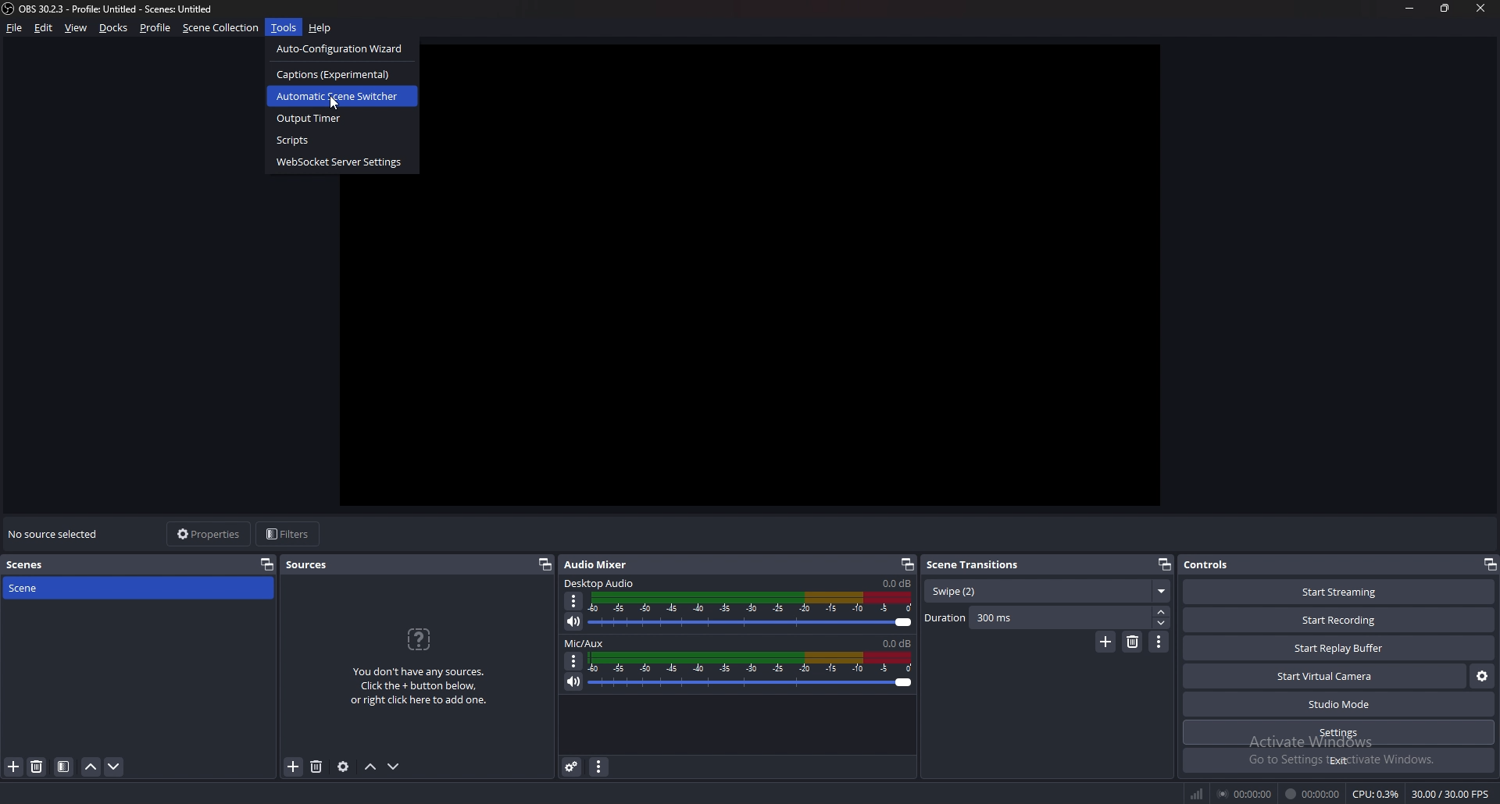 This screenshot has height=804, width=1500. Describe the element at coordinates (1341, 592) in the screenshot. I see `start streaming` at that location.